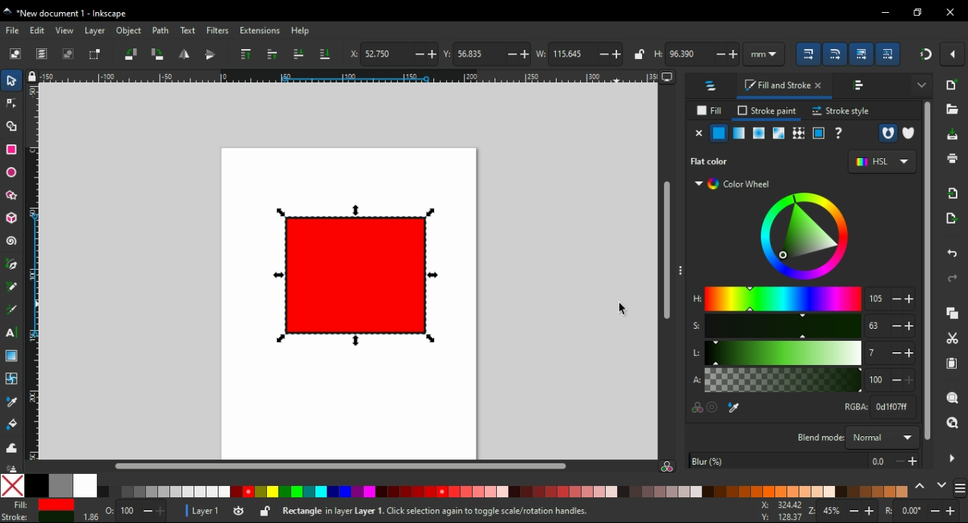  Describe the element at coordinates (445, 54) in the screenshot. I see `vertical coordinates of selection` at that location.